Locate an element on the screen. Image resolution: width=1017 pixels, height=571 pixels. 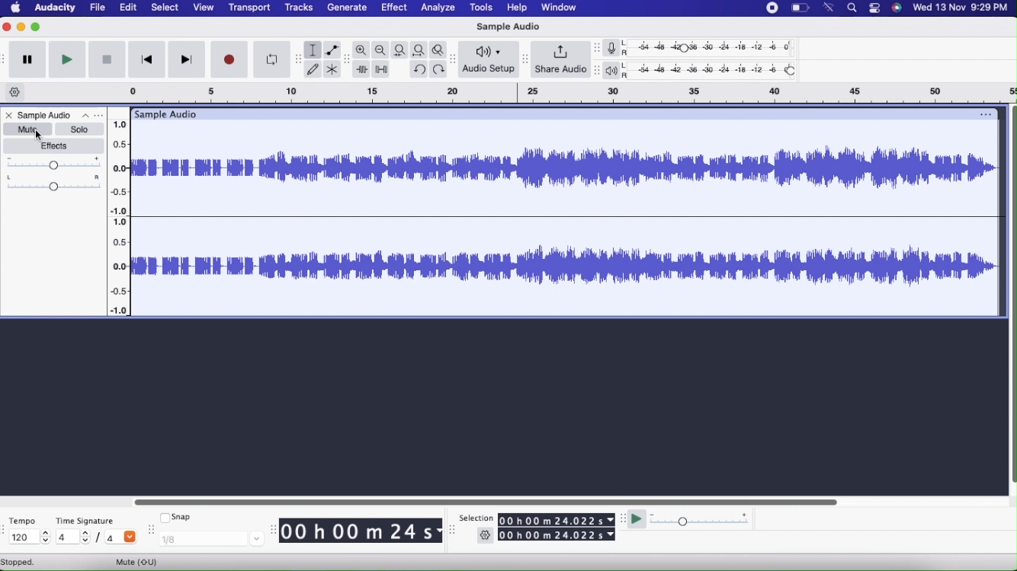
Analyze is located at coordinates (438, 8).